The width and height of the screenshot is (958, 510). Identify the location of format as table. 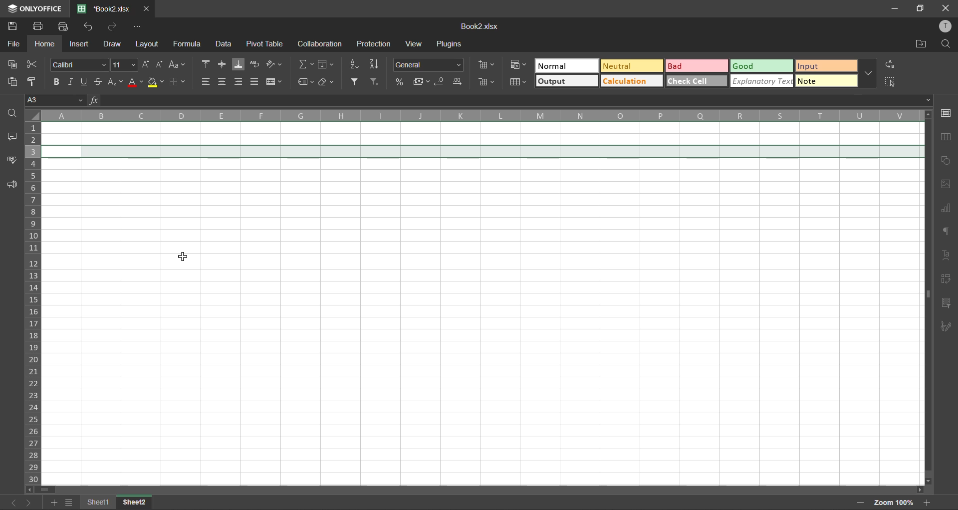
(516, 84).